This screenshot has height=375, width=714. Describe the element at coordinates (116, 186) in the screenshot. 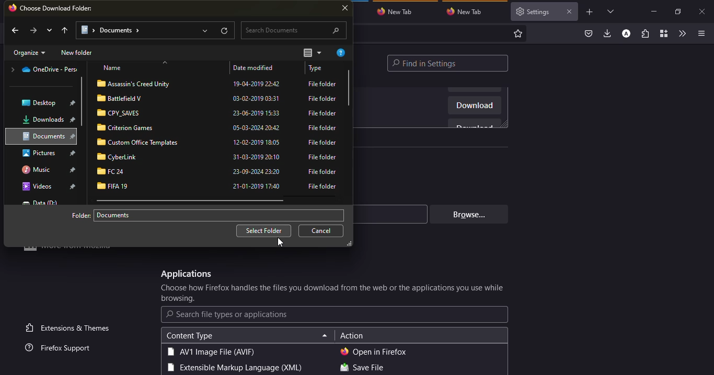

I see `folder` at that location.